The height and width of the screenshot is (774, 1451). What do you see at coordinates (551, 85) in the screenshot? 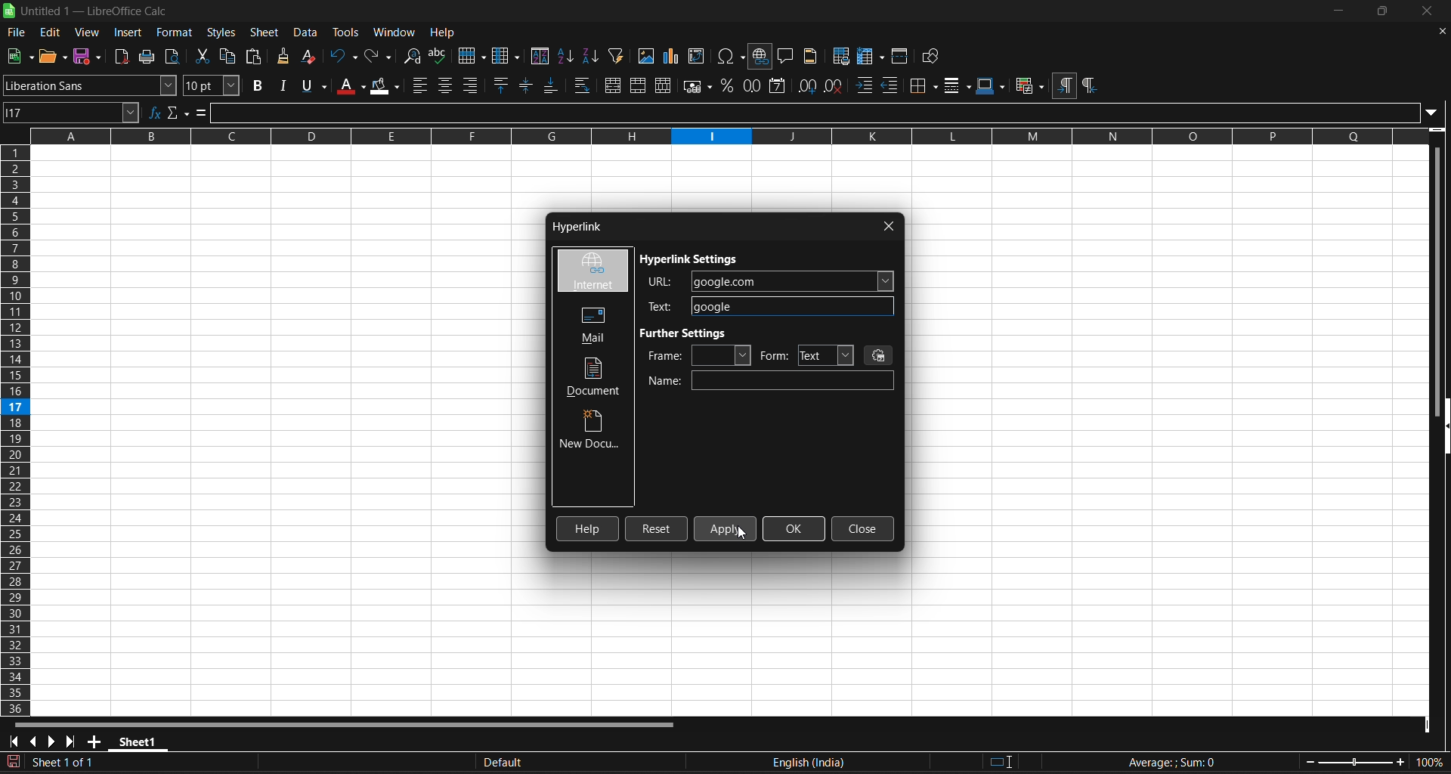
I see `align bottom` at bounding box center [551, 85].